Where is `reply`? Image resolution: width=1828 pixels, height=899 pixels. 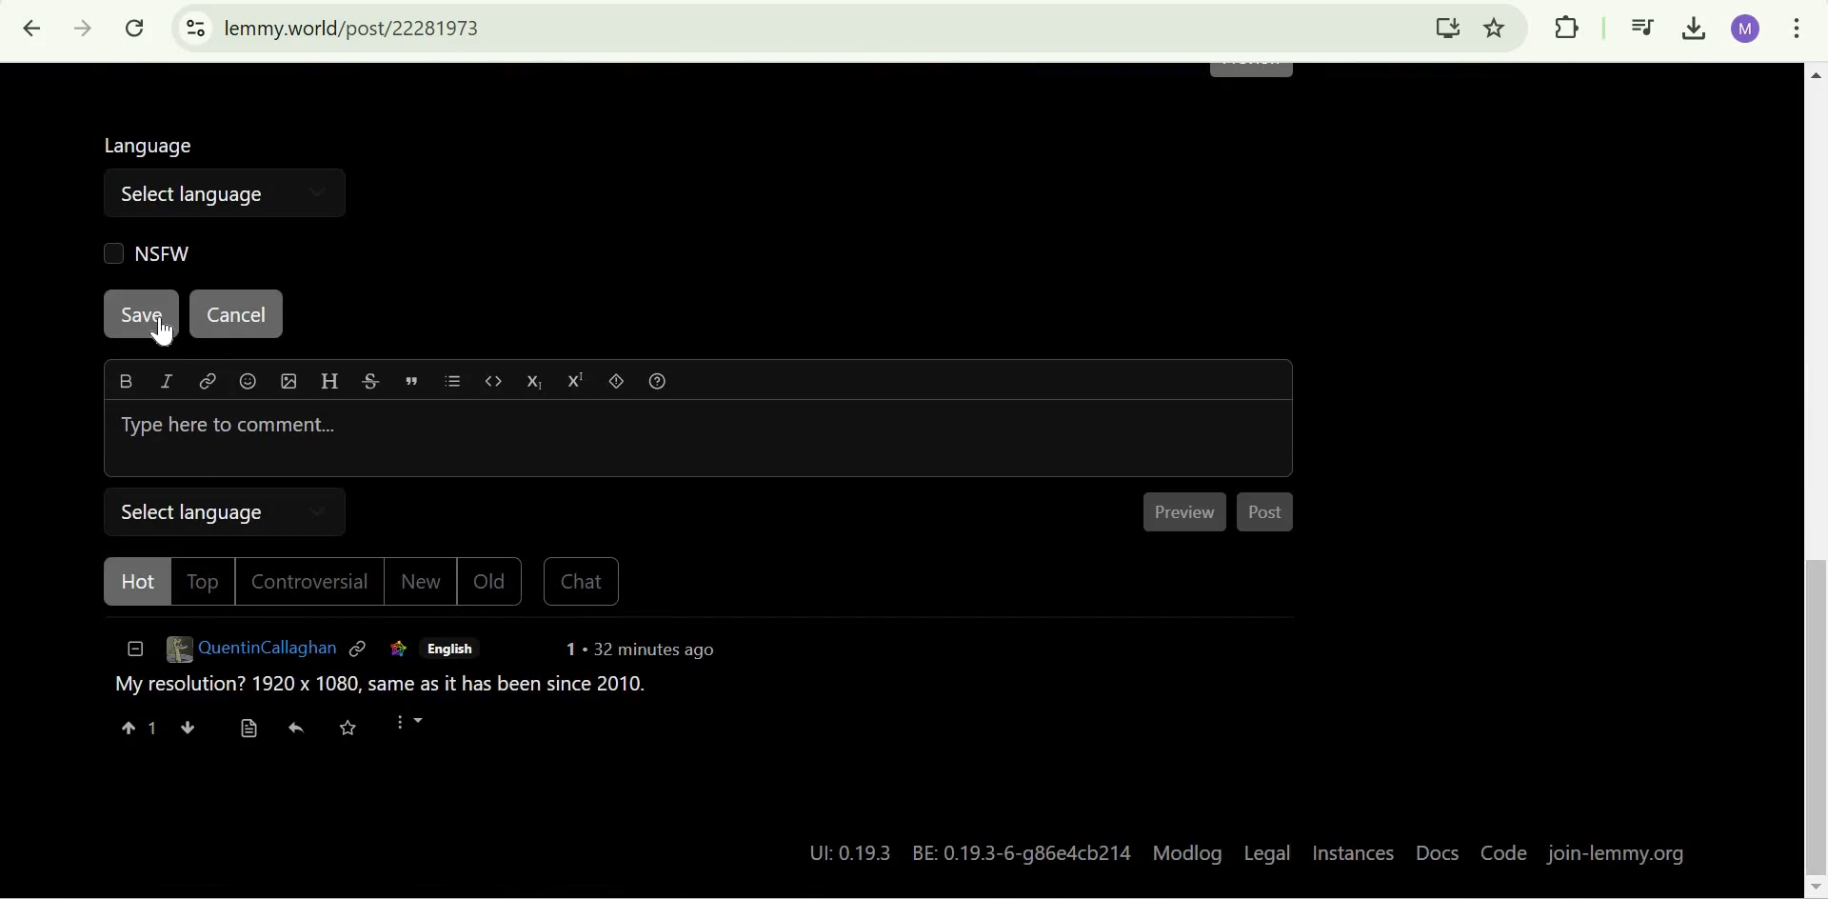
reply is located at coordinates (299, 731).